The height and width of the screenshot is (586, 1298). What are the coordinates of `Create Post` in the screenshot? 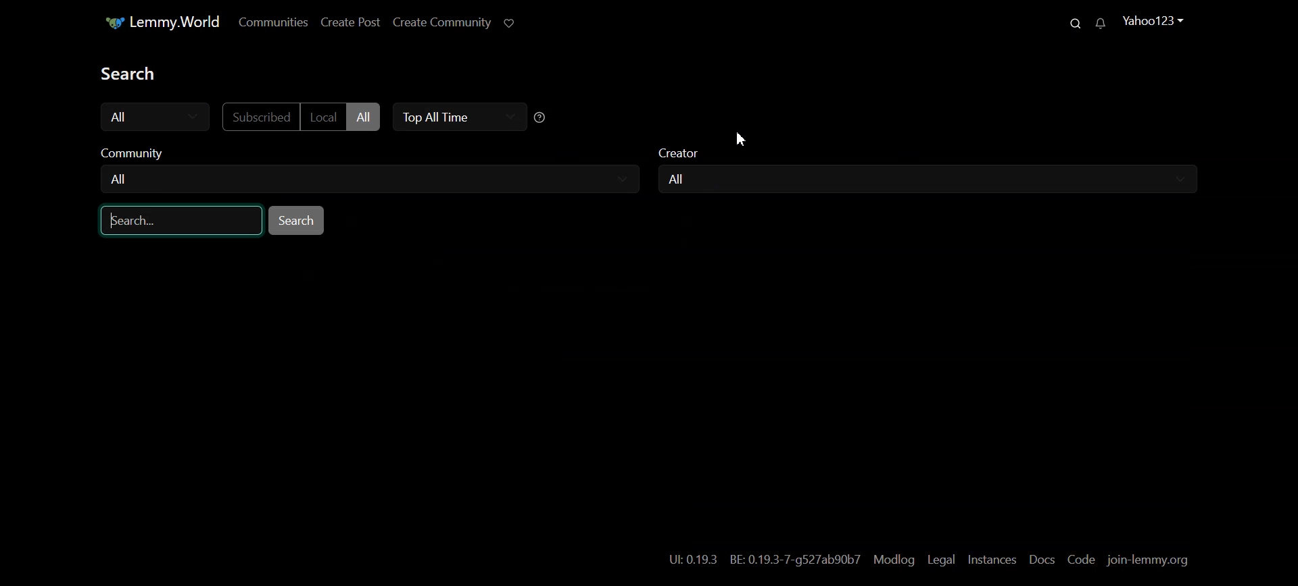 It's located at (350, 23).